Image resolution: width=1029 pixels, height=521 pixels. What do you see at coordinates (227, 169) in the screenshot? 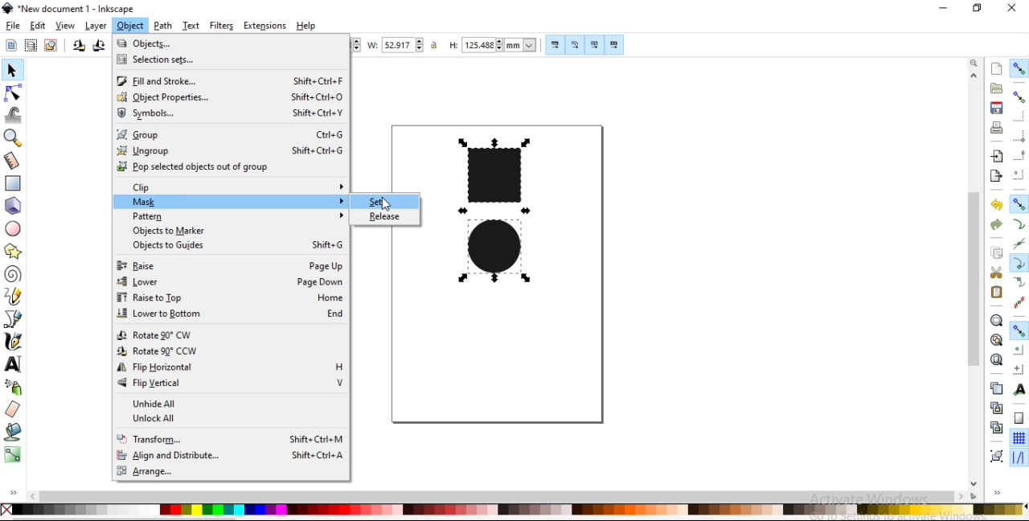
I see `prop selected objects out of group` at bounding box center [227, 169].